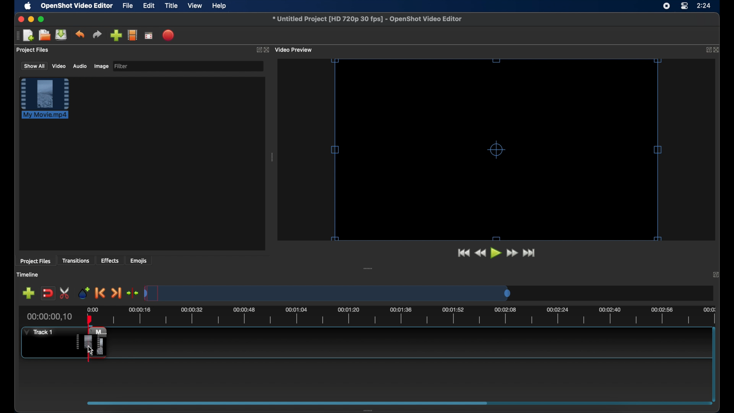 The width and height of the screenshot is (734, 413). I want to click on drag handle, so click(16, 36).